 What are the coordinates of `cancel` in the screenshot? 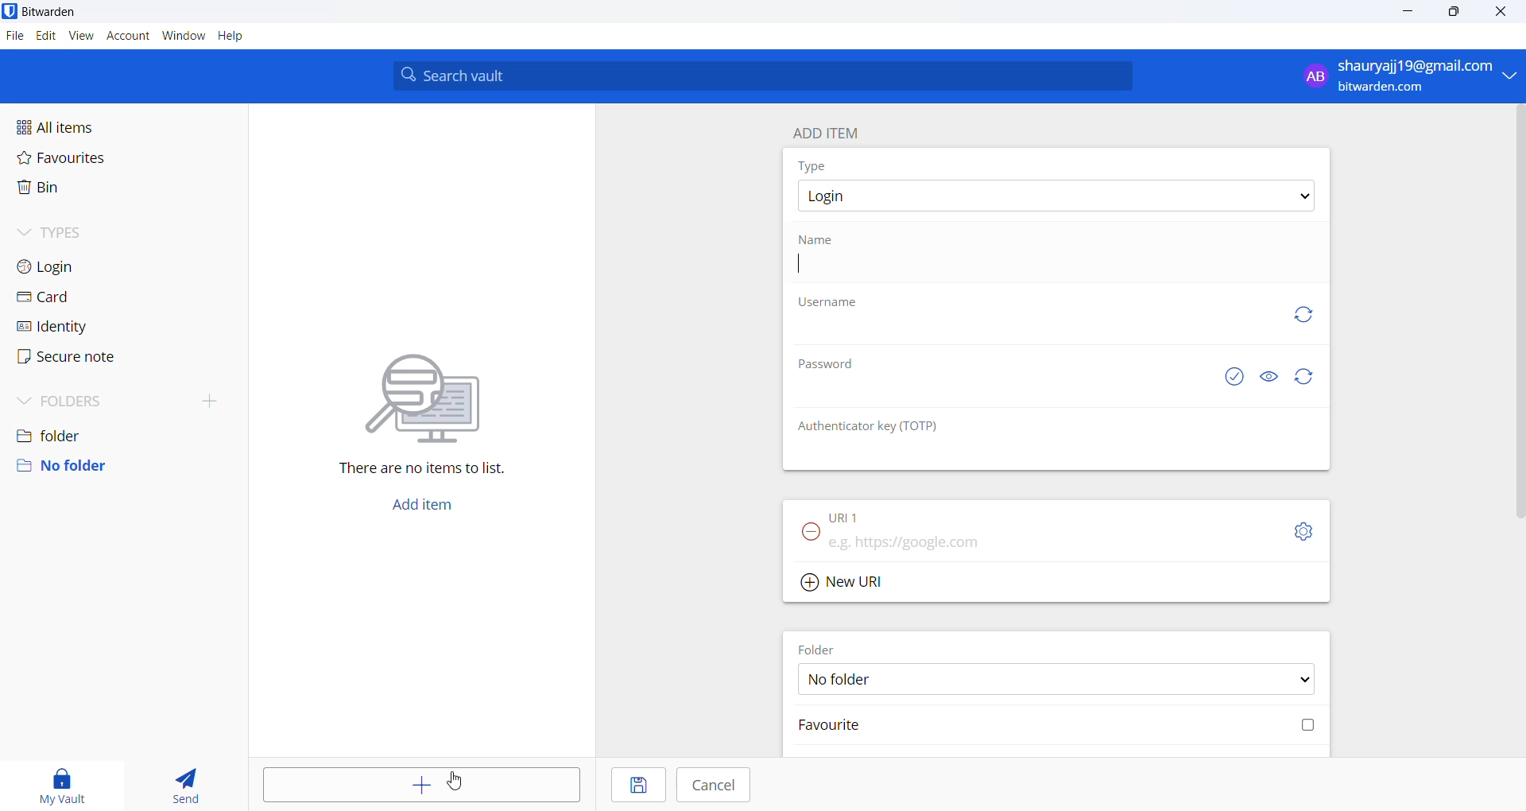 It's located at (717, 786).